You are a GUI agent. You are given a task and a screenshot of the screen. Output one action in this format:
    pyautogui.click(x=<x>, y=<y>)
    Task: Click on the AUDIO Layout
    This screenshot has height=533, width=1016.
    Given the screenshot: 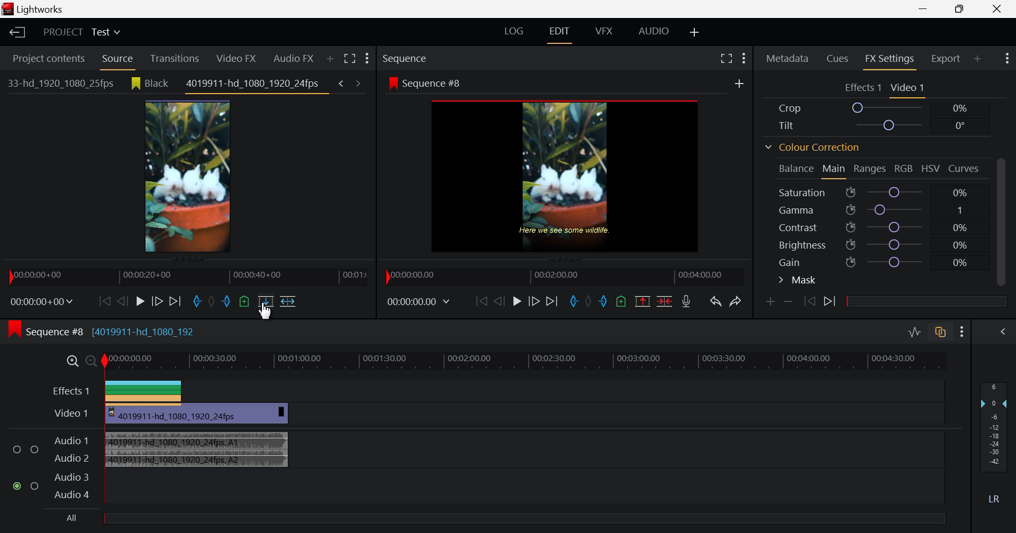 What is the action you would take?
    pyautogui.click(x=653, y=32)
    